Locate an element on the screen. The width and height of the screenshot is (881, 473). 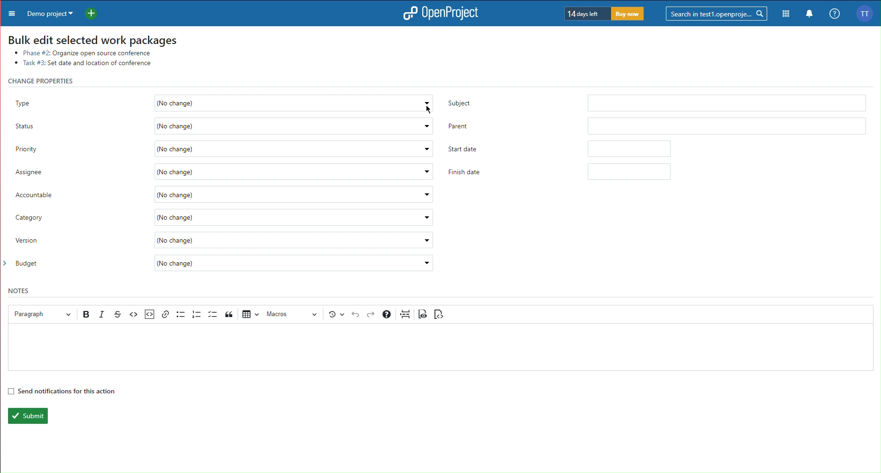
Checklist is located at coordinates (213, 314).